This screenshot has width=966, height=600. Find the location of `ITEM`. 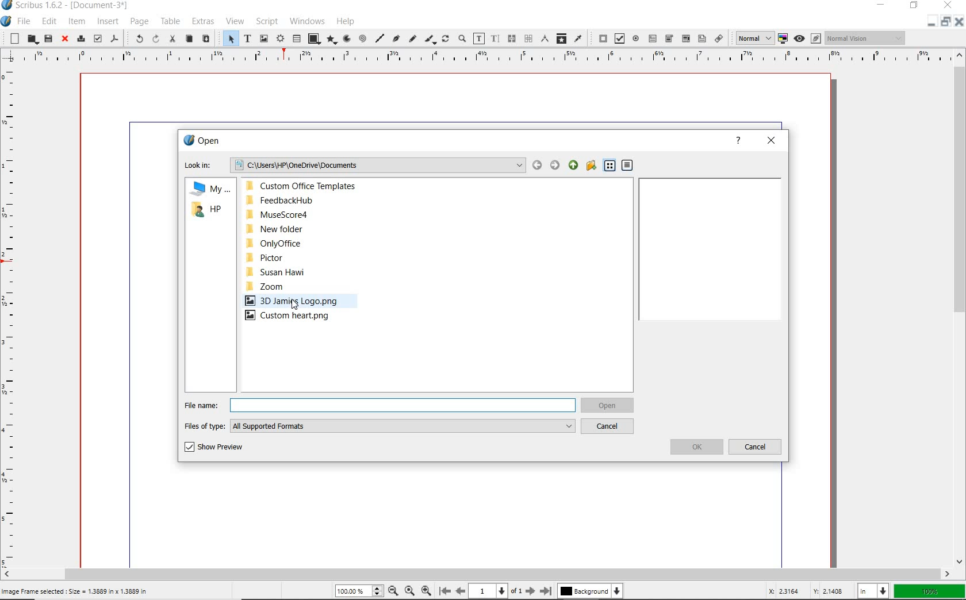

ITEM is located at coordinates (76, 21).